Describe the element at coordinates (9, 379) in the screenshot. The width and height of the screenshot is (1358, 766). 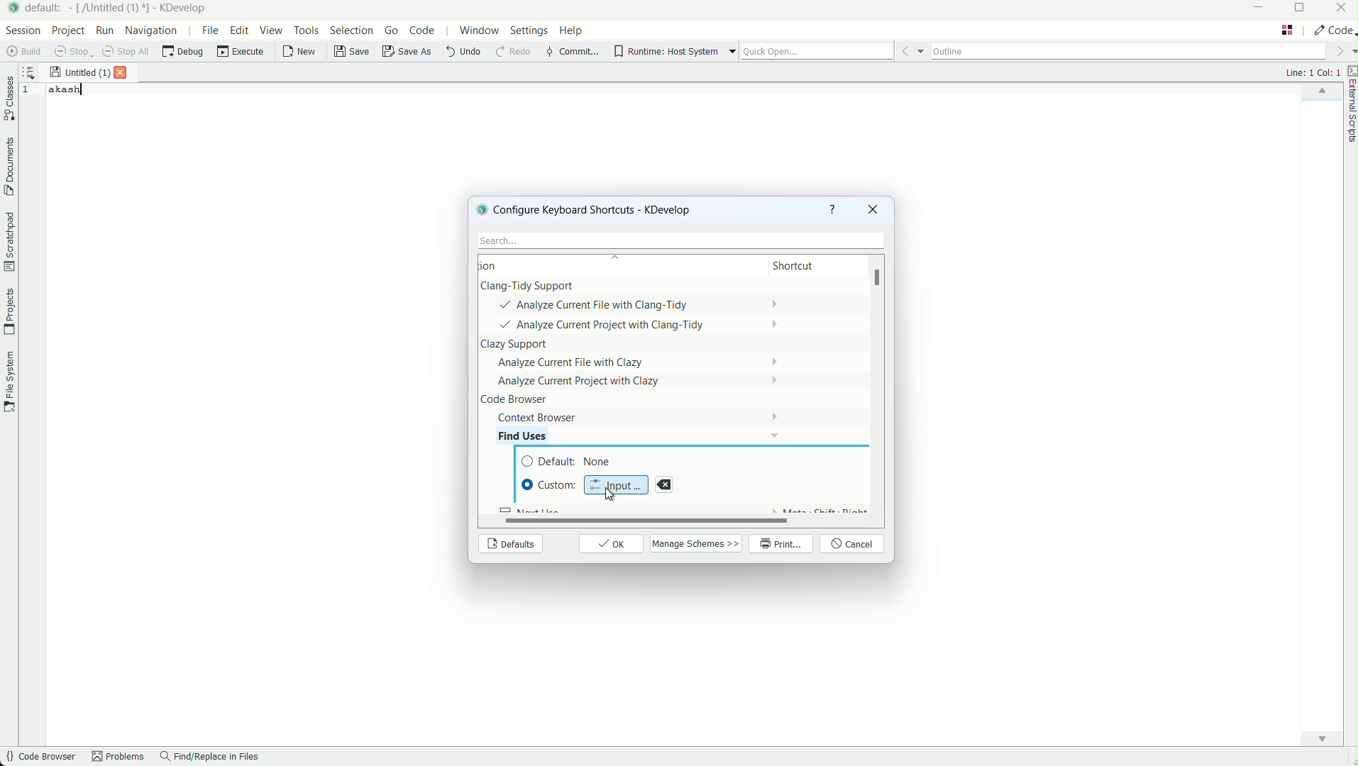
I see `file system` at that location.